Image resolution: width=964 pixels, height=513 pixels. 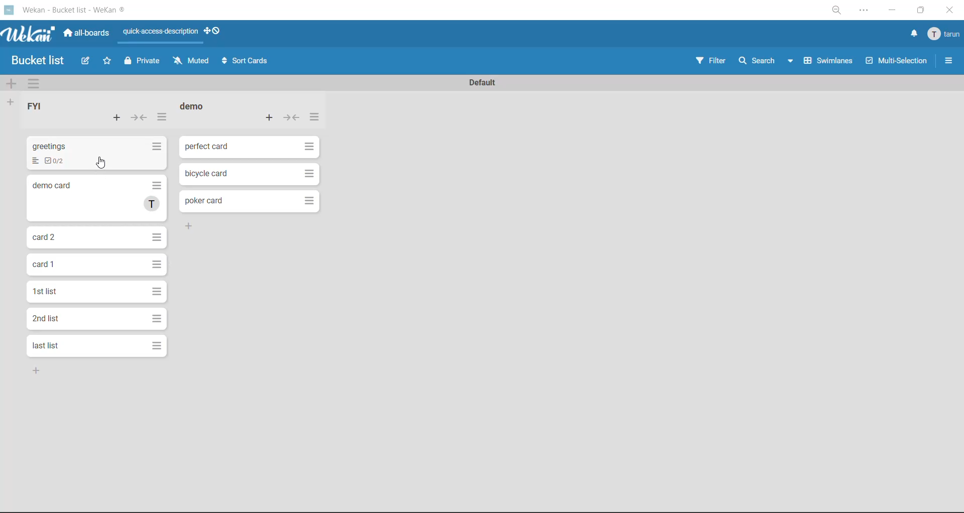 What do you see at coordinates (140, 117) in the screenshot?
I see `collapse` at bounding box center [140, 117].